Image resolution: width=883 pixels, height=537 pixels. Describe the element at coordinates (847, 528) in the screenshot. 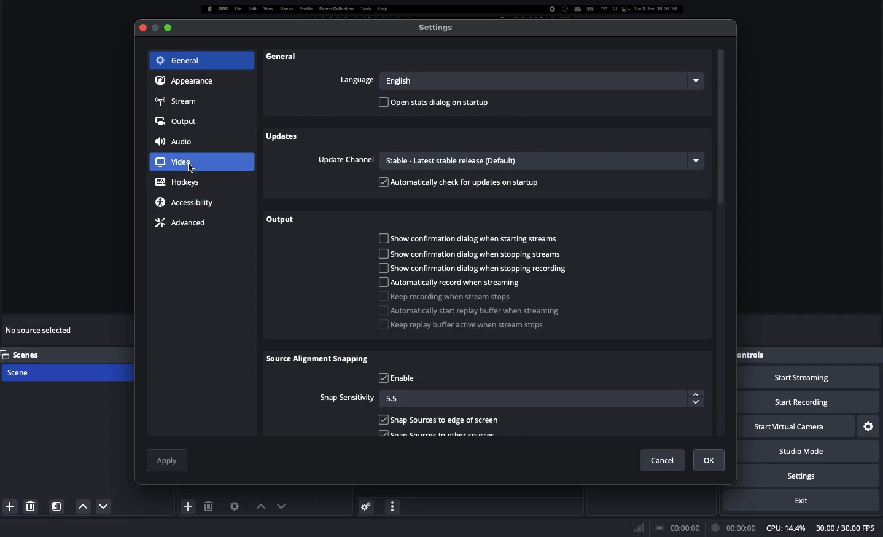

I see `FPS` at that location.